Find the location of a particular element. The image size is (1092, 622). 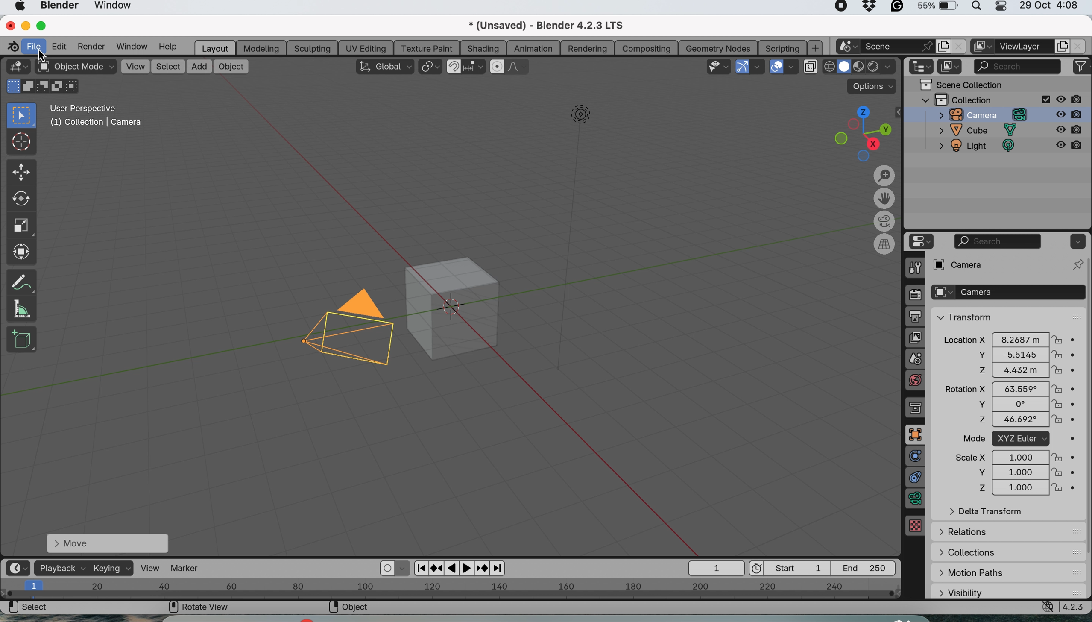

1 is located at coordinates (717, 569).